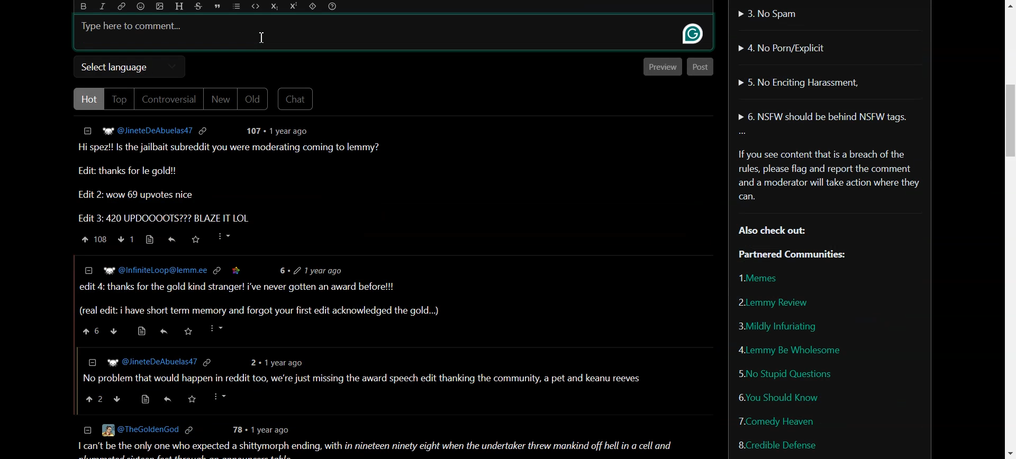  Describe the element at coordinates (179, 6) in the screenshot. I see `Header` at that location.